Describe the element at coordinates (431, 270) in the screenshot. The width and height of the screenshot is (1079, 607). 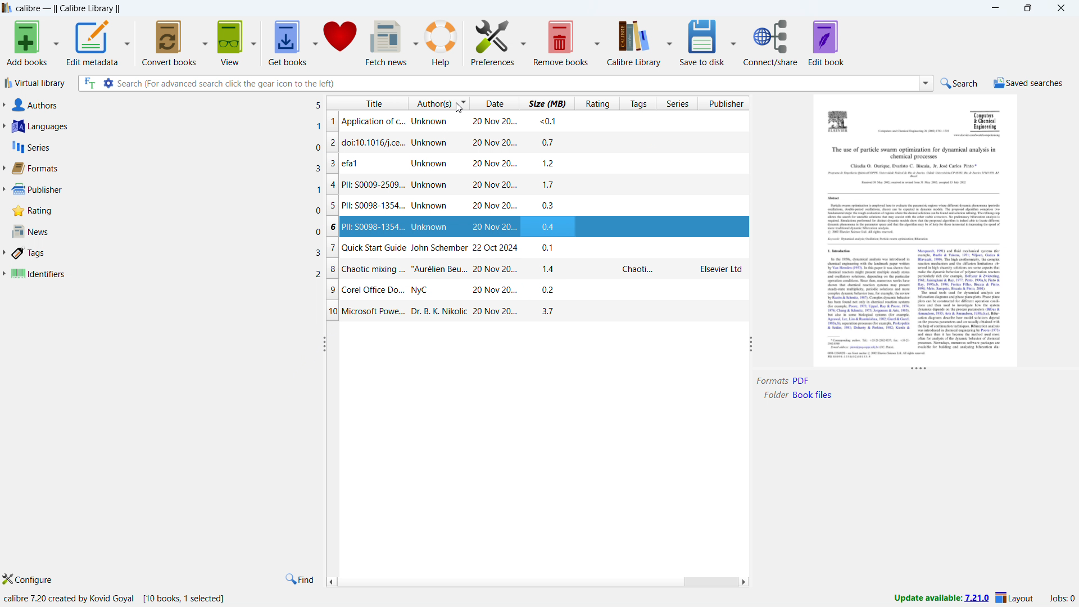
I see `chaotic mixing ... "Aurélien Beu... 20 Nov 20...` at that location.